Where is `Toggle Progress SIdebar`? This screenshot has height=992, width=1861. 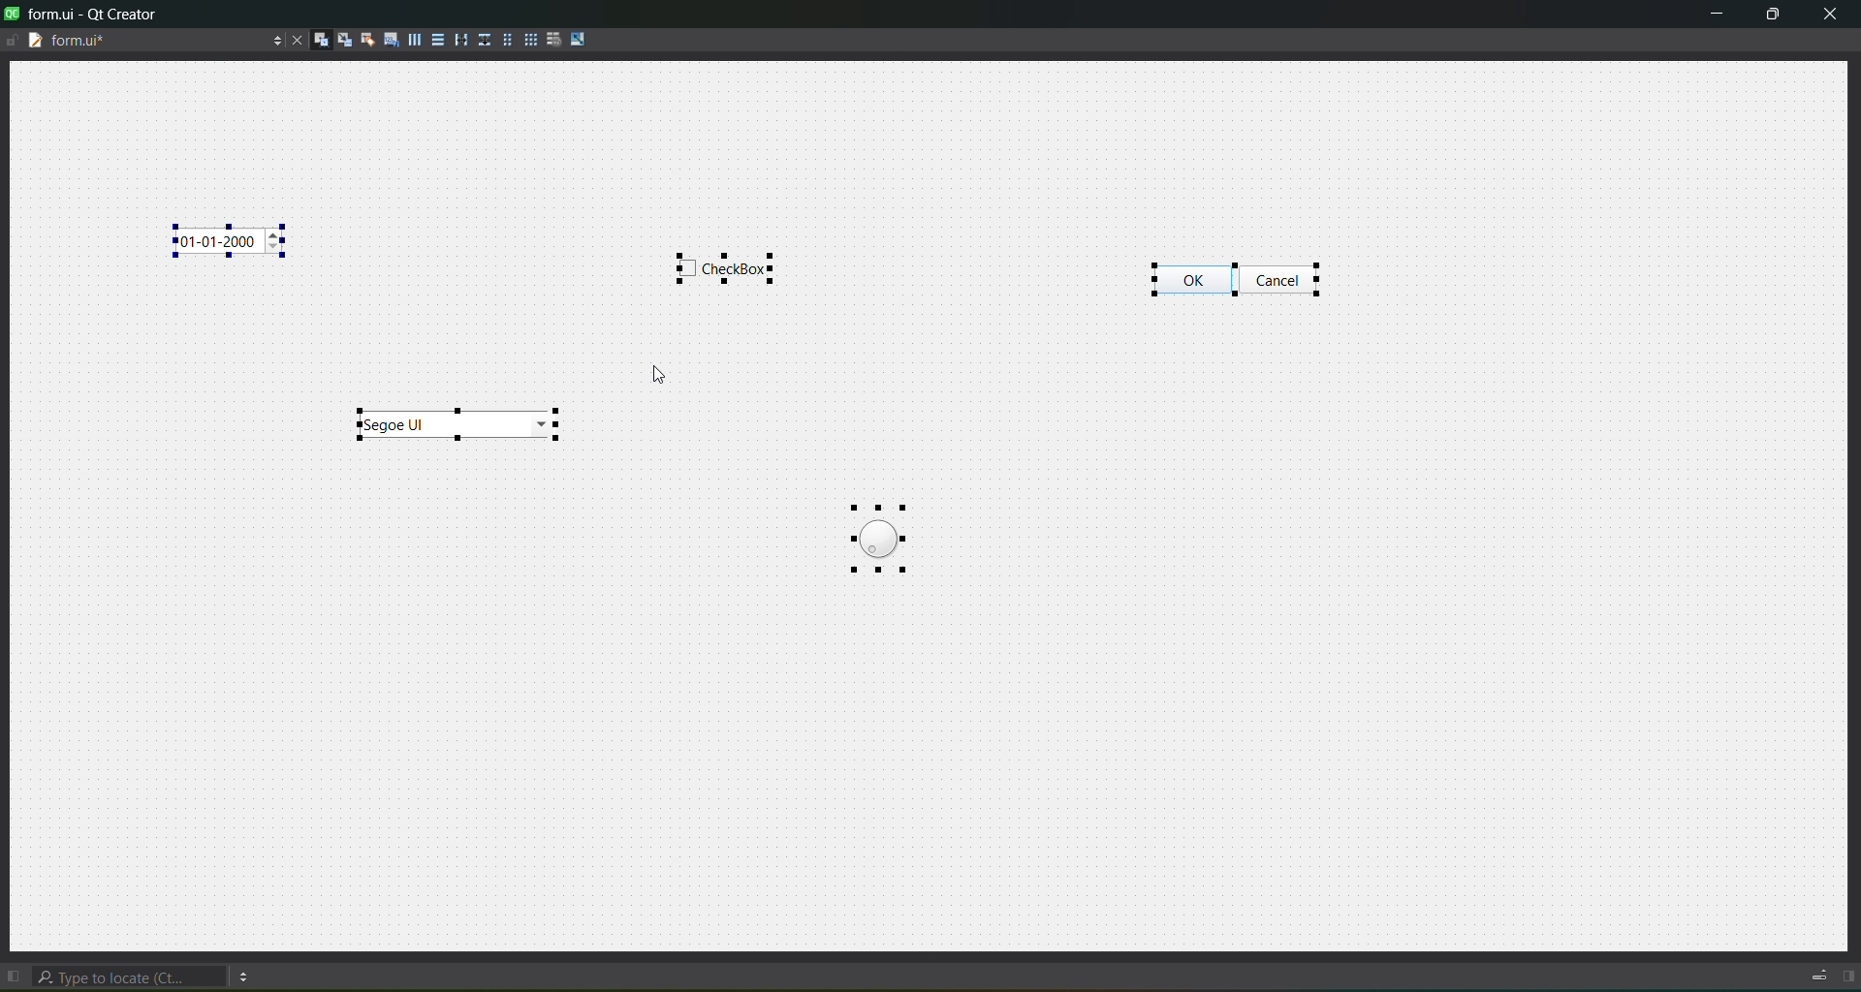
Toggle Progress SIdebar is located at coordinates (1814, 971).